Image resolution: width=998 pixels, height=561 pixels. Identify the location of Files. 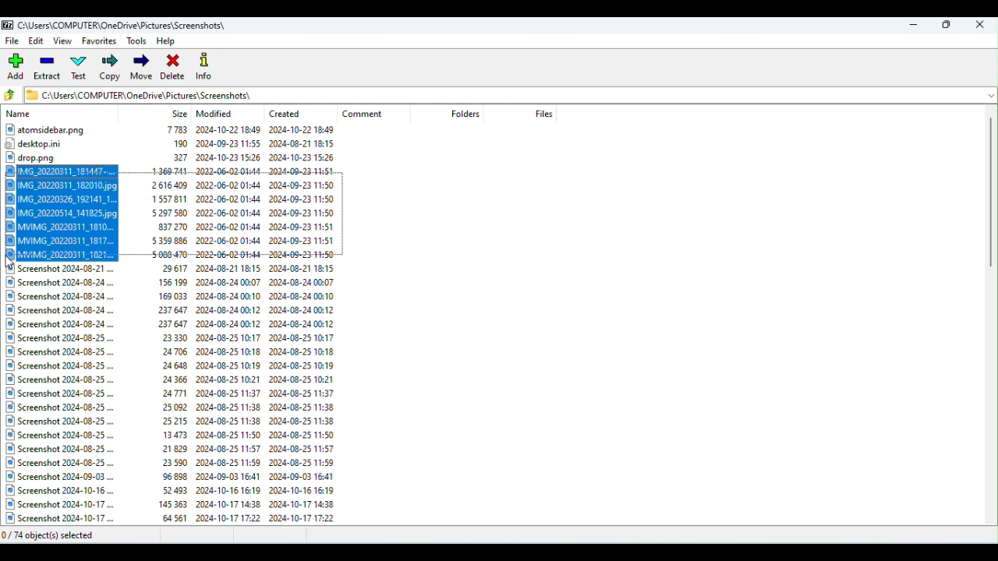
(543, 113).